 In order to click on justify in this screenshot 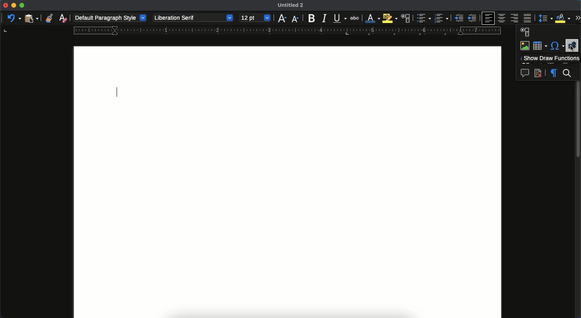, I will do `click(528, 18)`.